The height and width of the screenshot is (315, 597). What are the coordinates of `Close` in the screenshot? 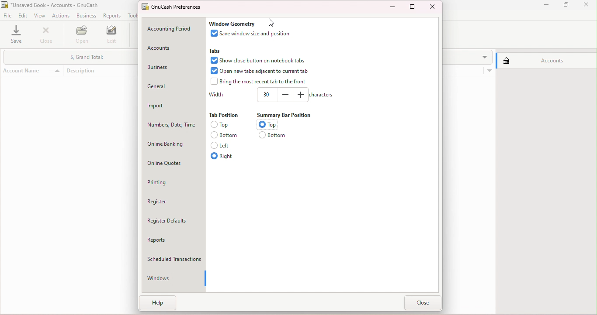 It's located at (433, 7).